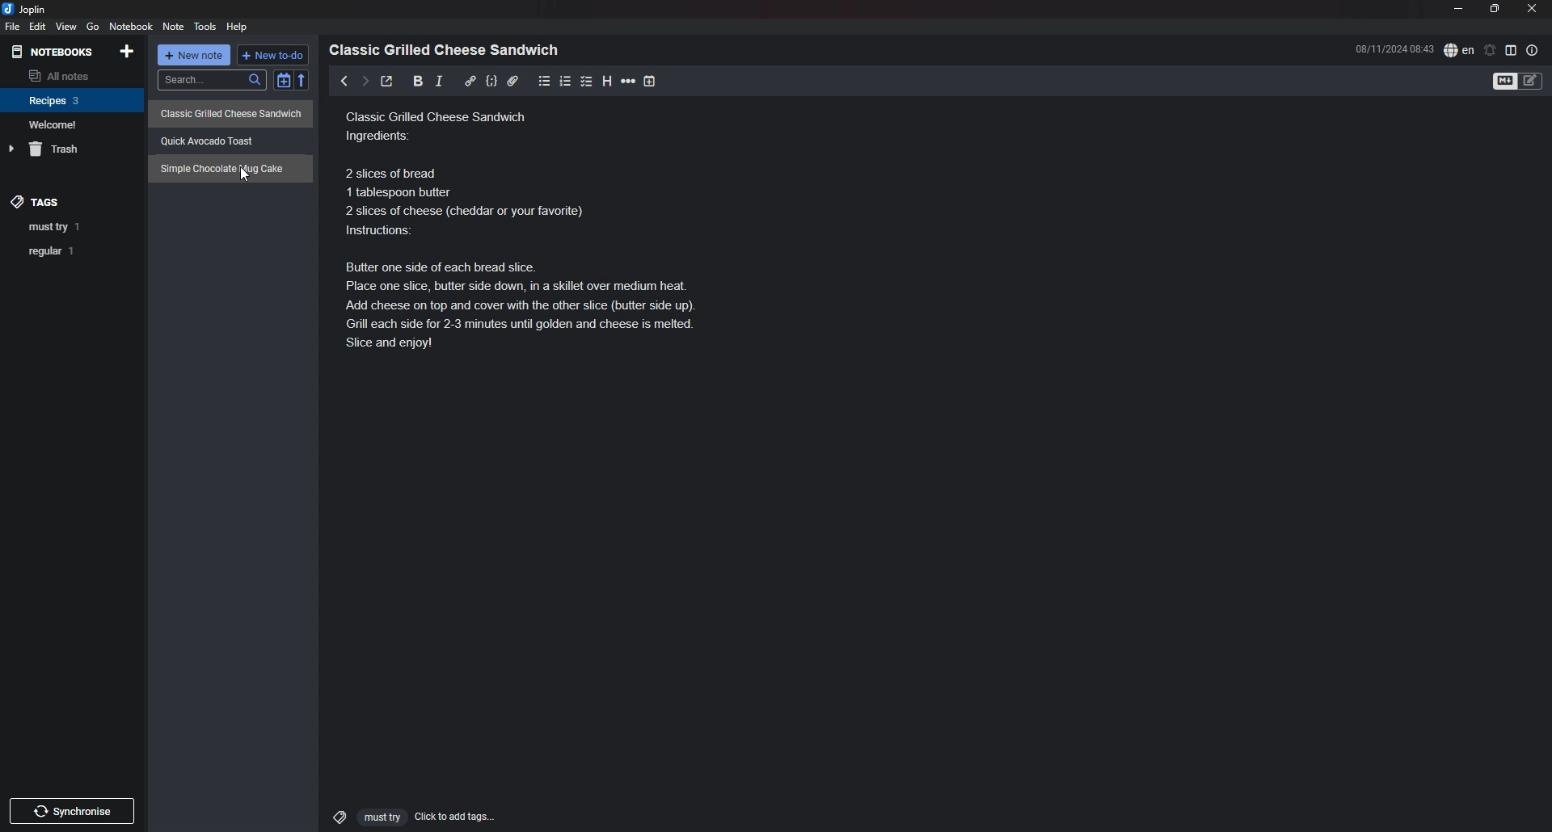  Describe the element at coordinates (216, 137) in the screenshot. I see `quick avocado toast` at that location.